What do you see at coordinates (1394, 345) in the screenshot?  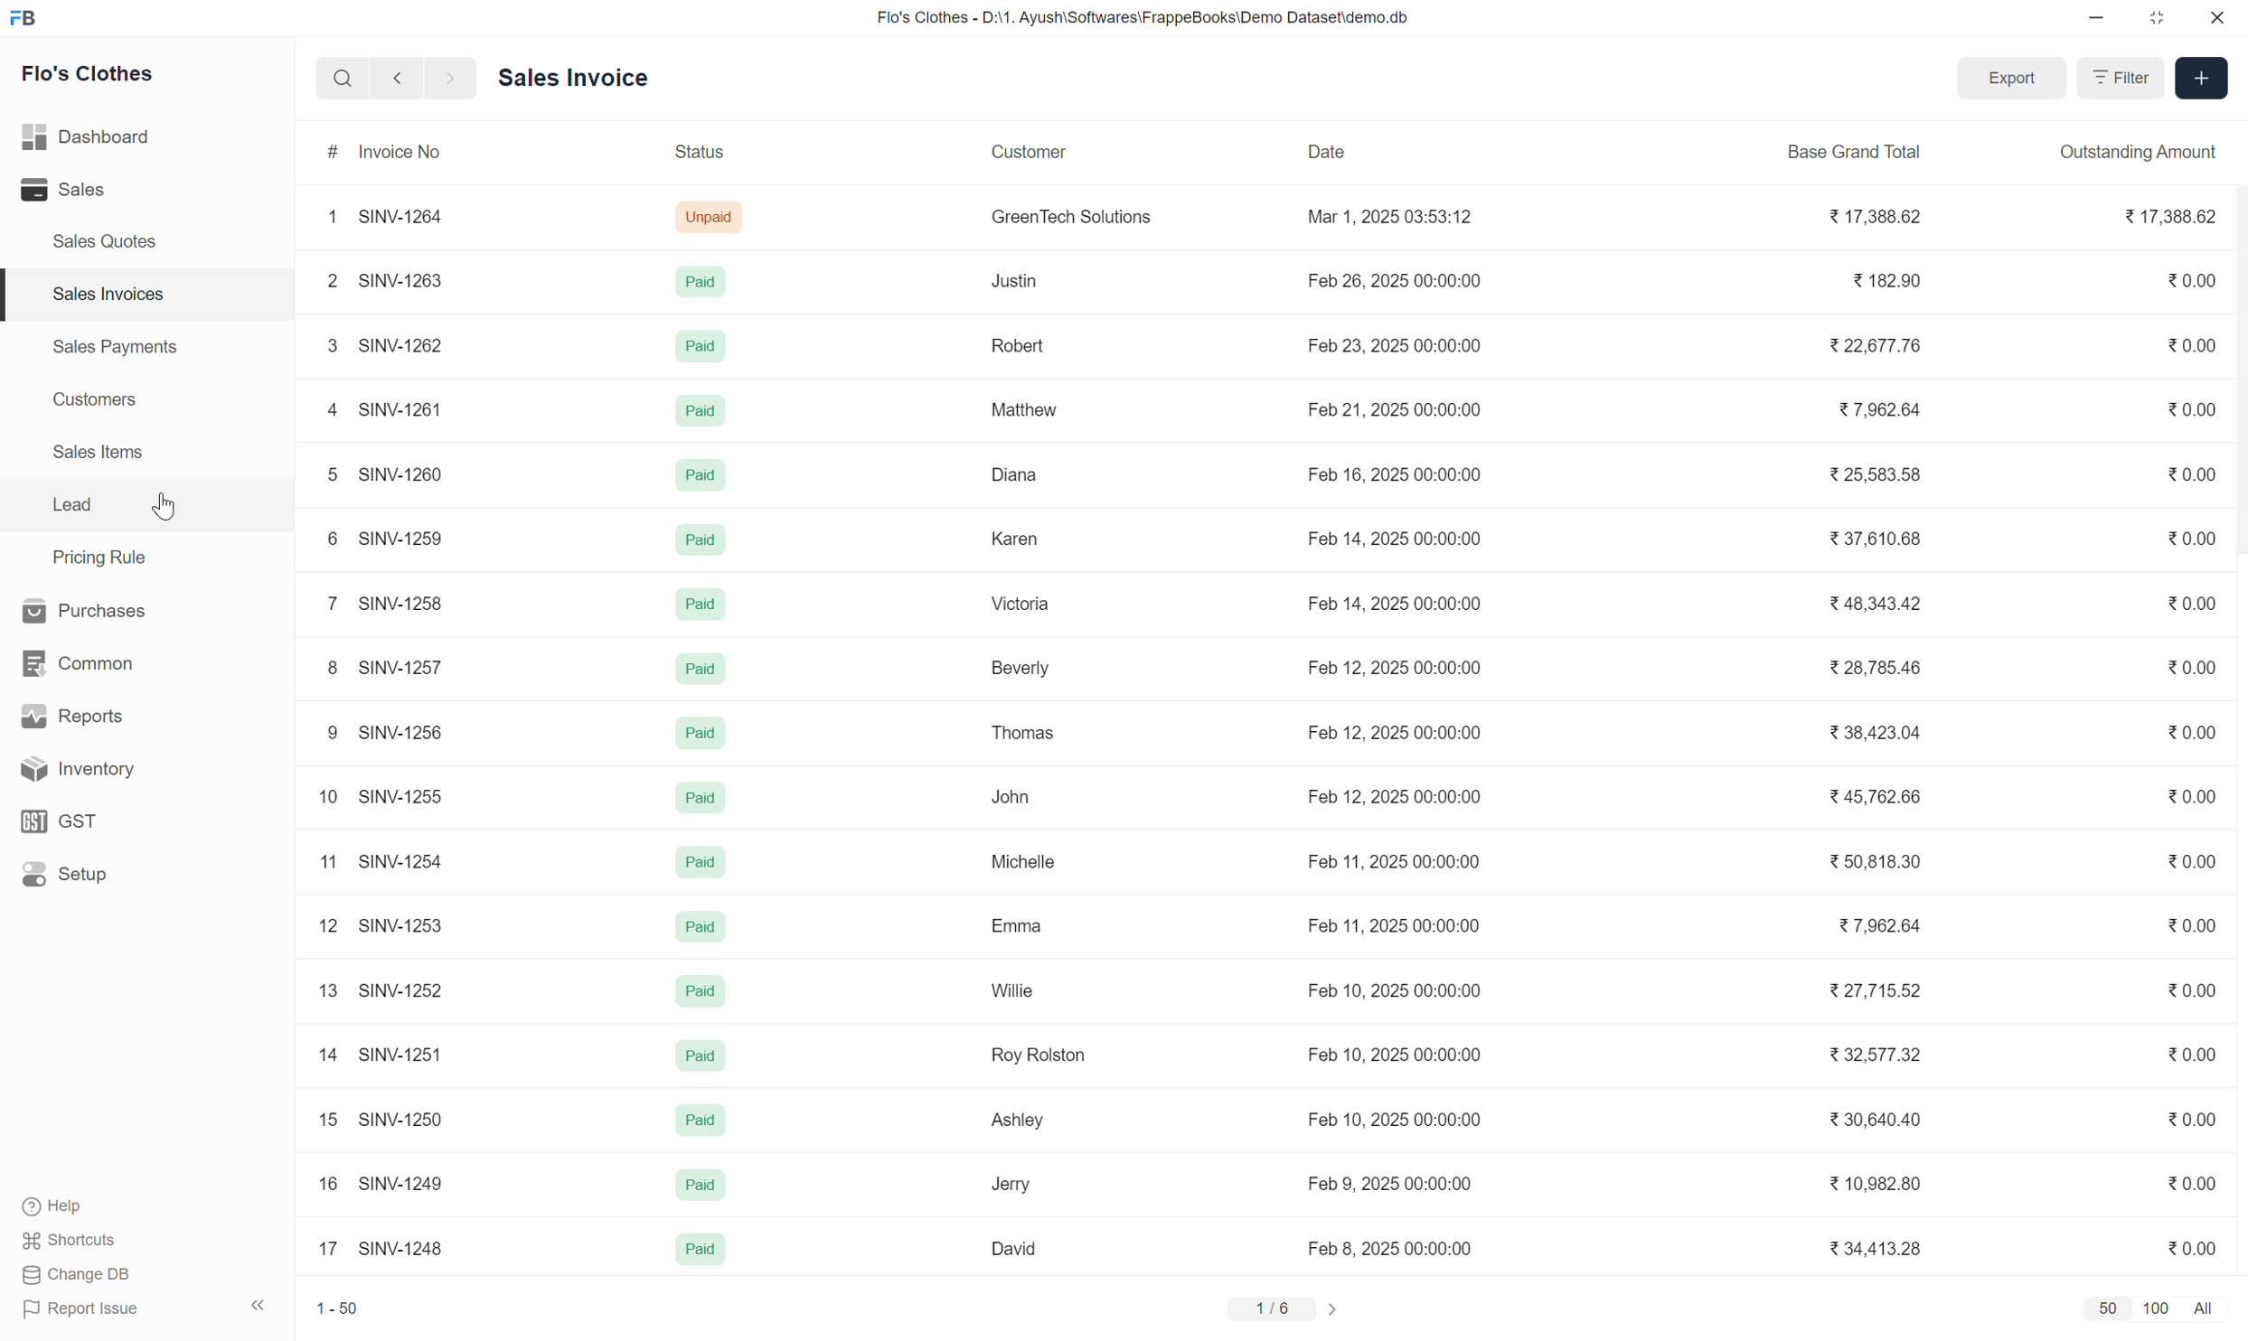 I see `Feb 23, 2025 00:00:00` at bounding box center [1394, 345].